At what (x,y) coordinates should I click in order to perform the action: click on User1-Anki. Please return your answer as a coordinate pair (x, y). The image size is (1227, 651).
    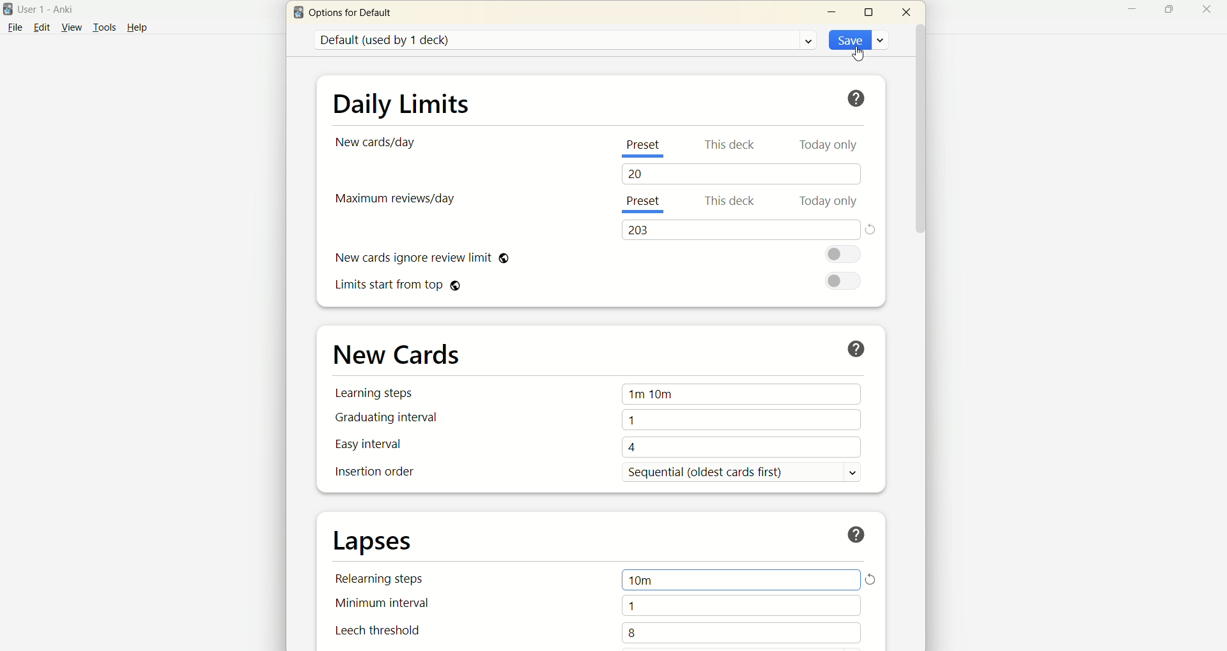
    Looking at the image, I should click on (53, 8).